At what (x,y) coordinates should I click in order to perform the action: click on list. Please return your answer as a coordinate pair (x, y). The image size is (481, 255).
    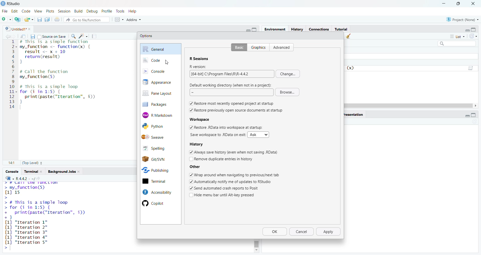
    Looking at the image, I should click on (457, 37).